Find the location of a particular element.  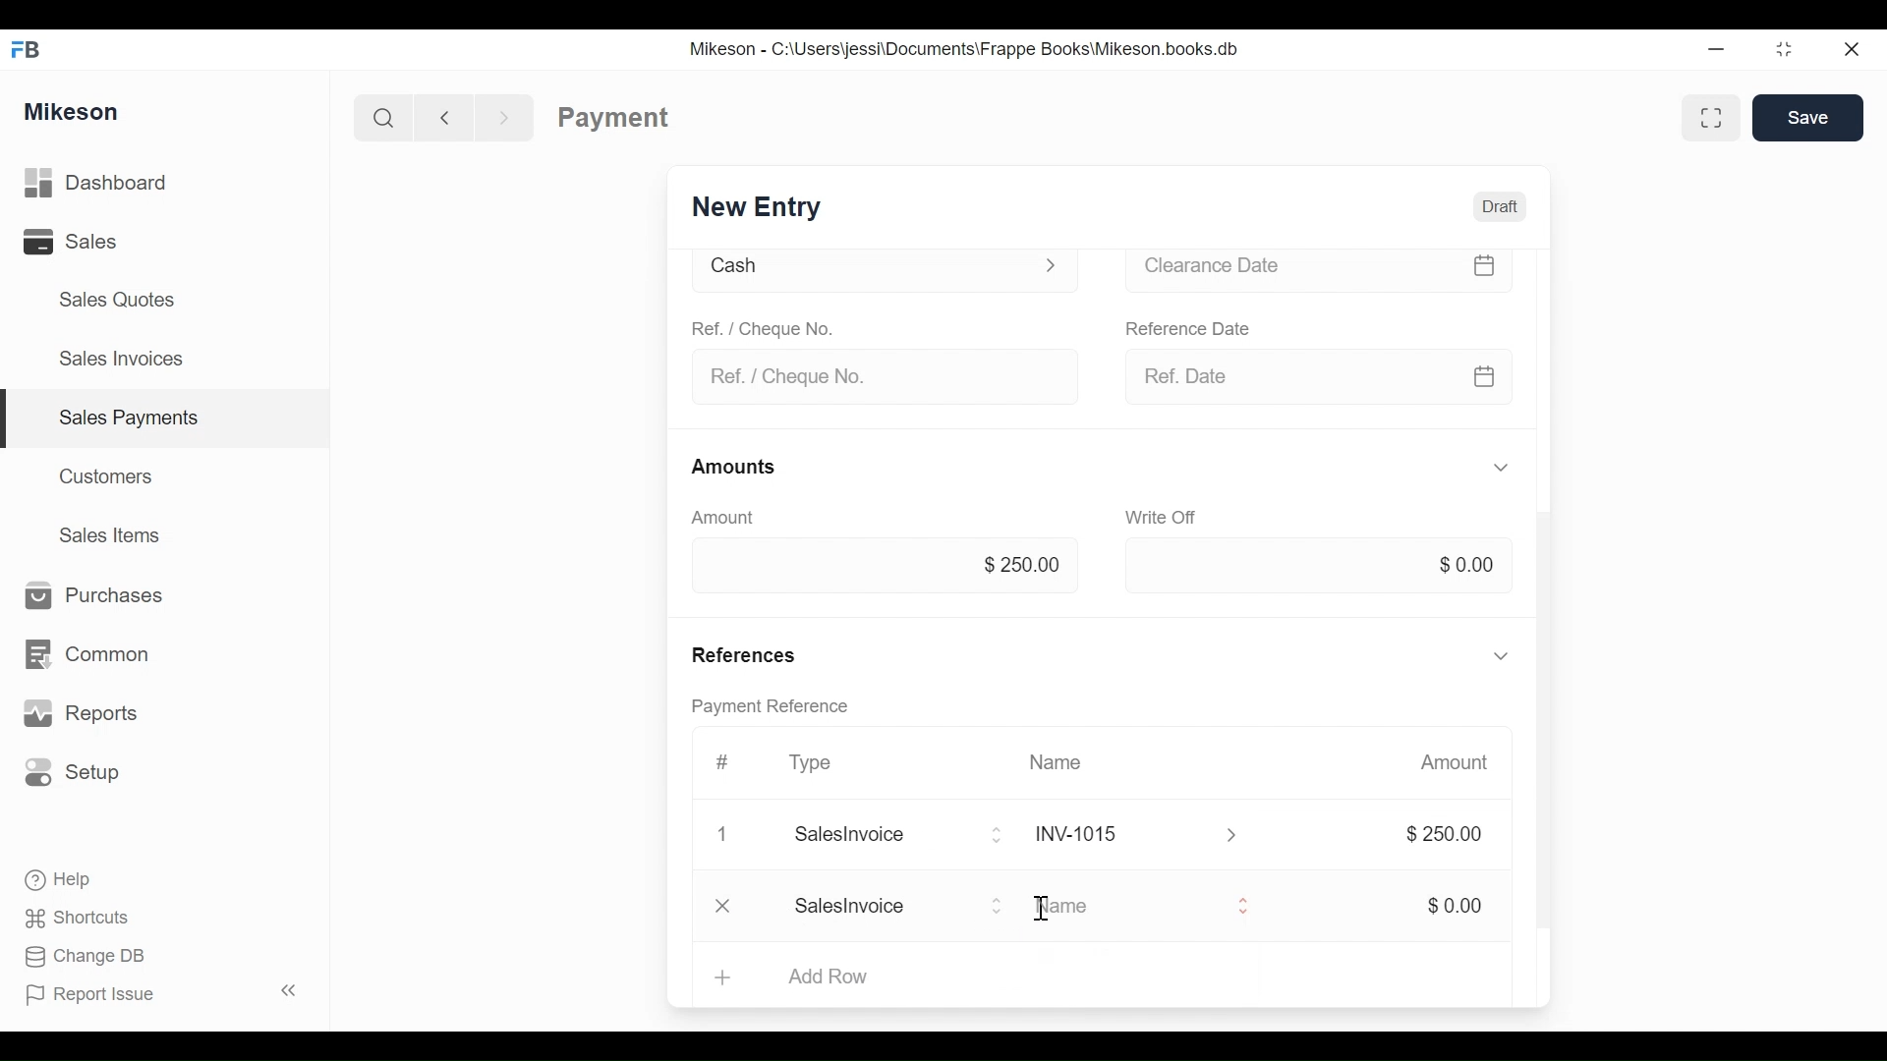

Dashboard is located at coordinates (129, 184).